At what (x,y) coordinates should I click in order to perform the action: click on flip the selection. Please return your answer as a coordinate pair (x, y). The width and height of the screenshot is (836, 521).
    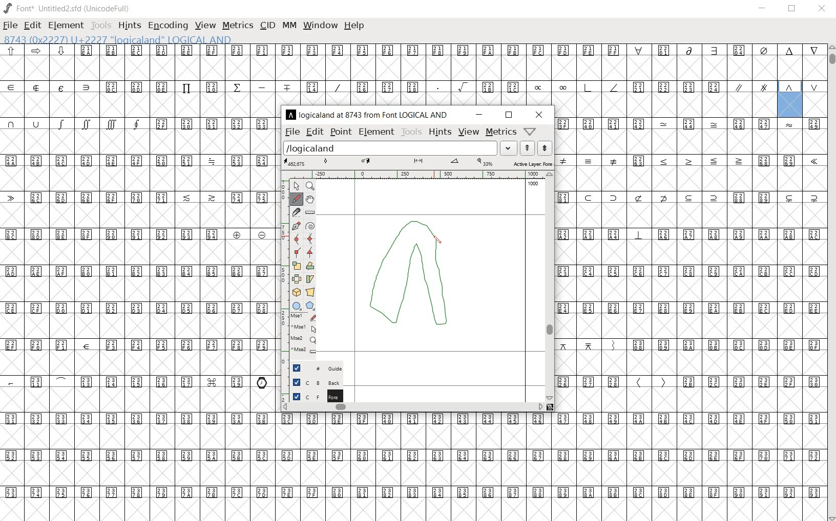
    Looking at the image, I should click on (312, 266).